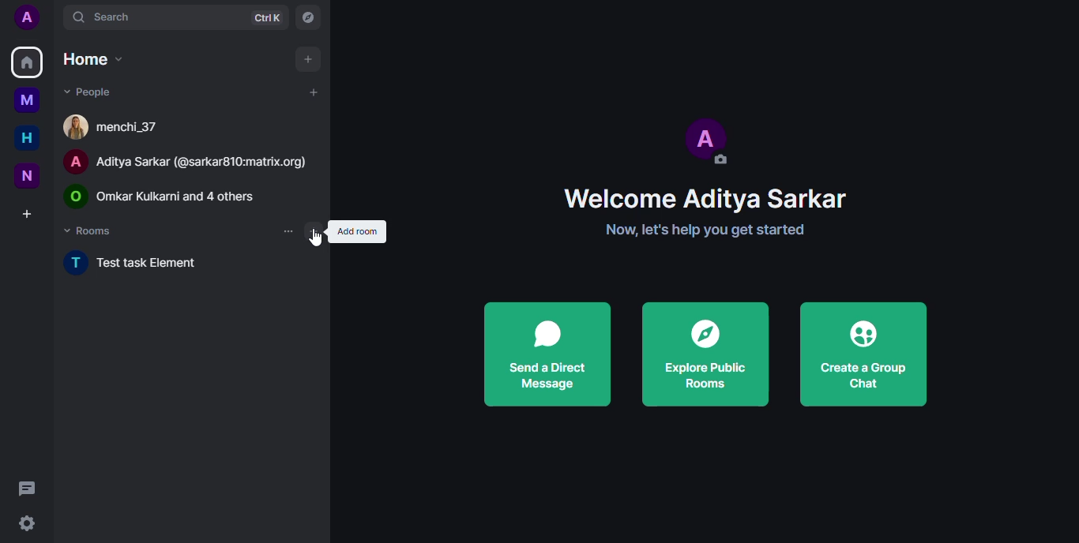  I want to click on create a group chat, so click(863, 355).